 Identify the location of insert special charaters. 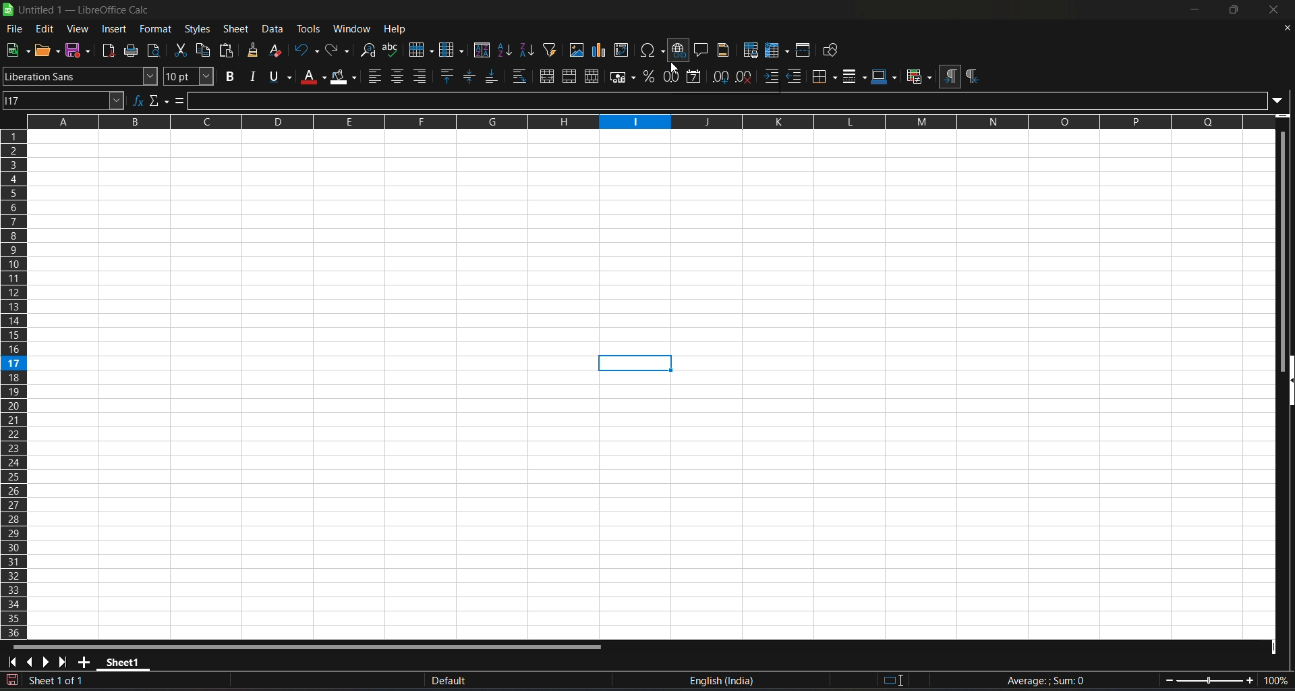
(651, 50).